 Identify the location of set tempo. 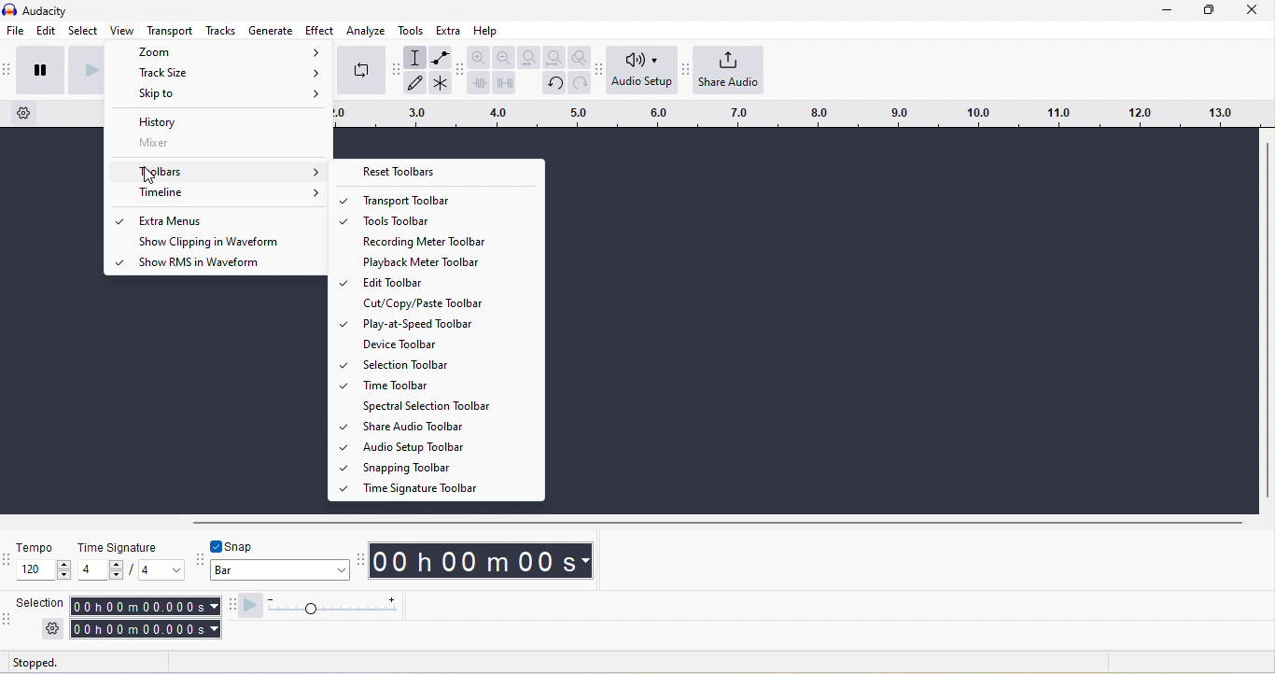
(43, 569).